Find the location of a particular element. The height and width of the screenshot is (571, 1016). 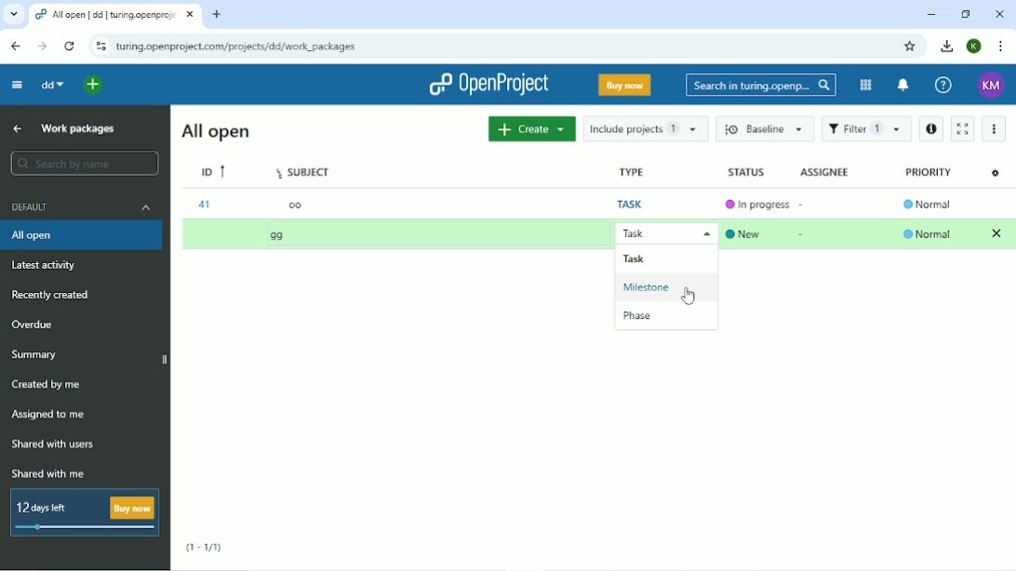

Shared with me is located at coordinates (47, 474).